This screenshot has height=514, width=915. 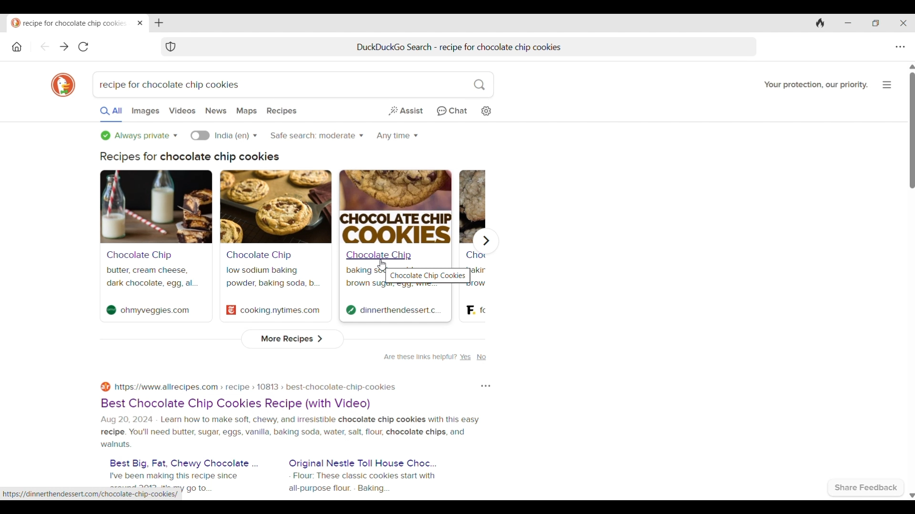 What do you see at coordinates (371, 84) in the screenshot?
I see `Search box` at bounding box center [371, 84].